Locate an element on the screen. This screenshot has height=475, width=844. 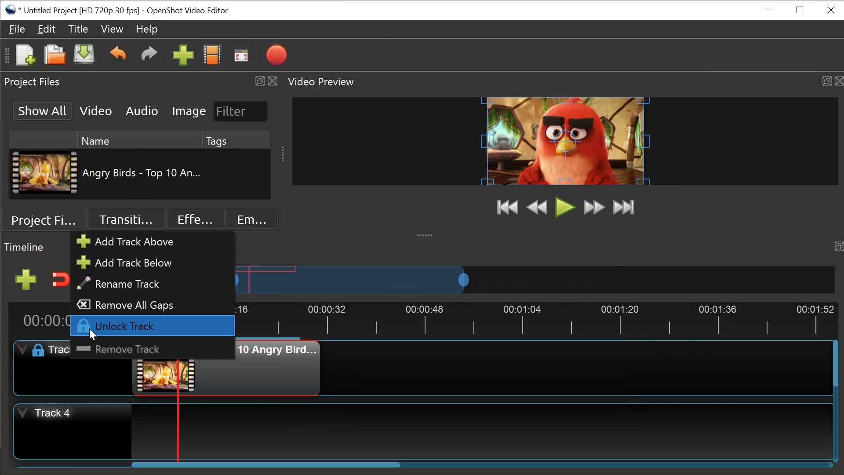
timeline is located at coordinates (834, 247).